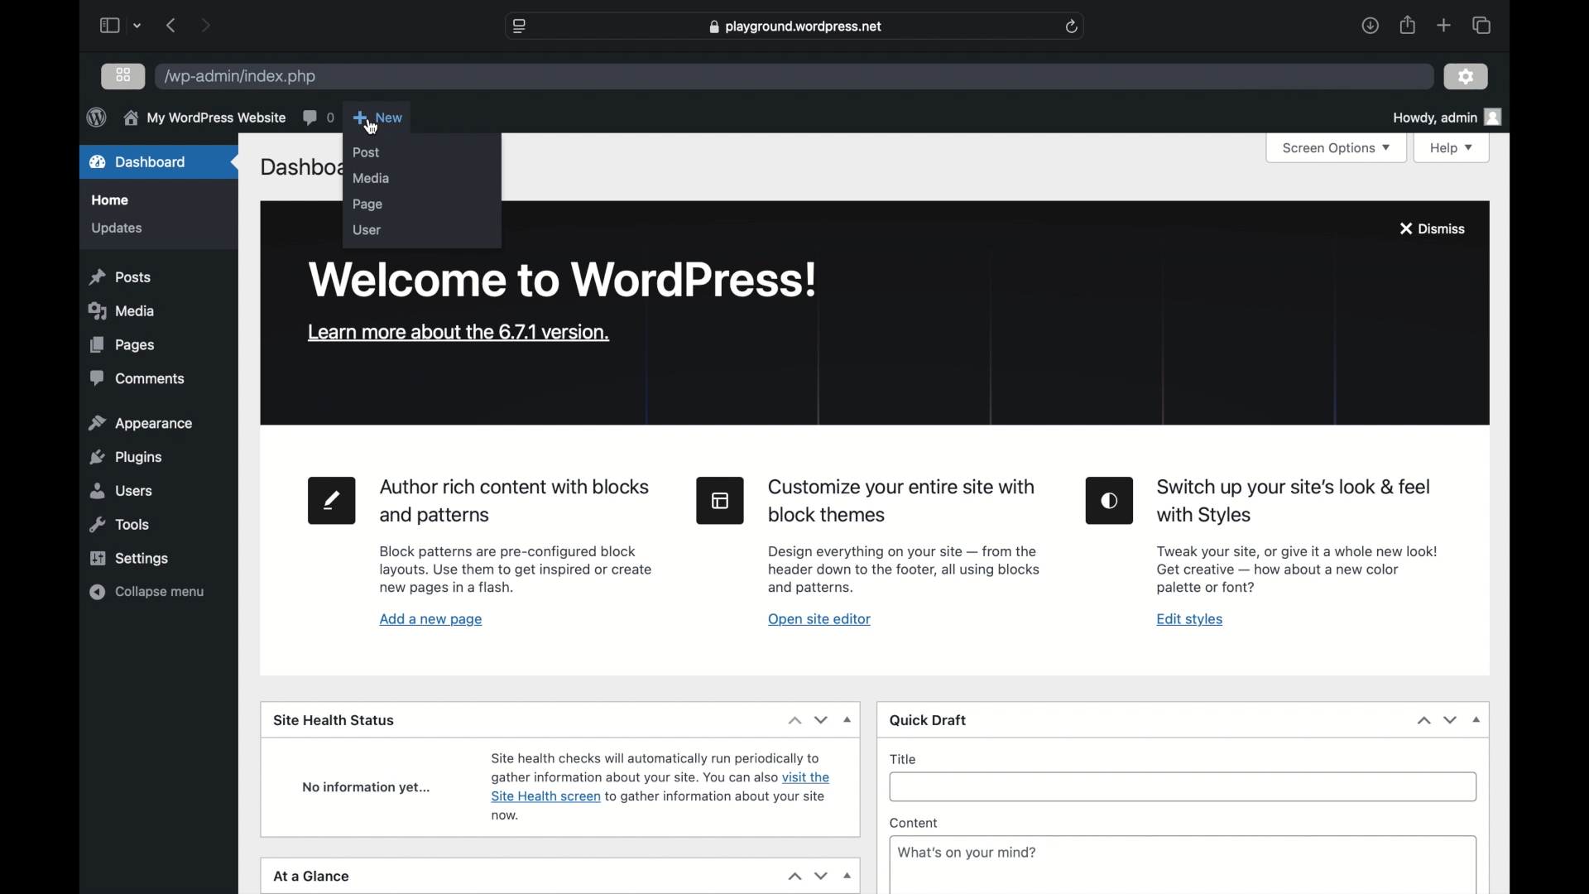 The height and width of the screenshot is (894, 1589). What do you see at coordinates (1109, 501) in the screenshot?
I see `edit styles` at bounding box center [1109, 501].